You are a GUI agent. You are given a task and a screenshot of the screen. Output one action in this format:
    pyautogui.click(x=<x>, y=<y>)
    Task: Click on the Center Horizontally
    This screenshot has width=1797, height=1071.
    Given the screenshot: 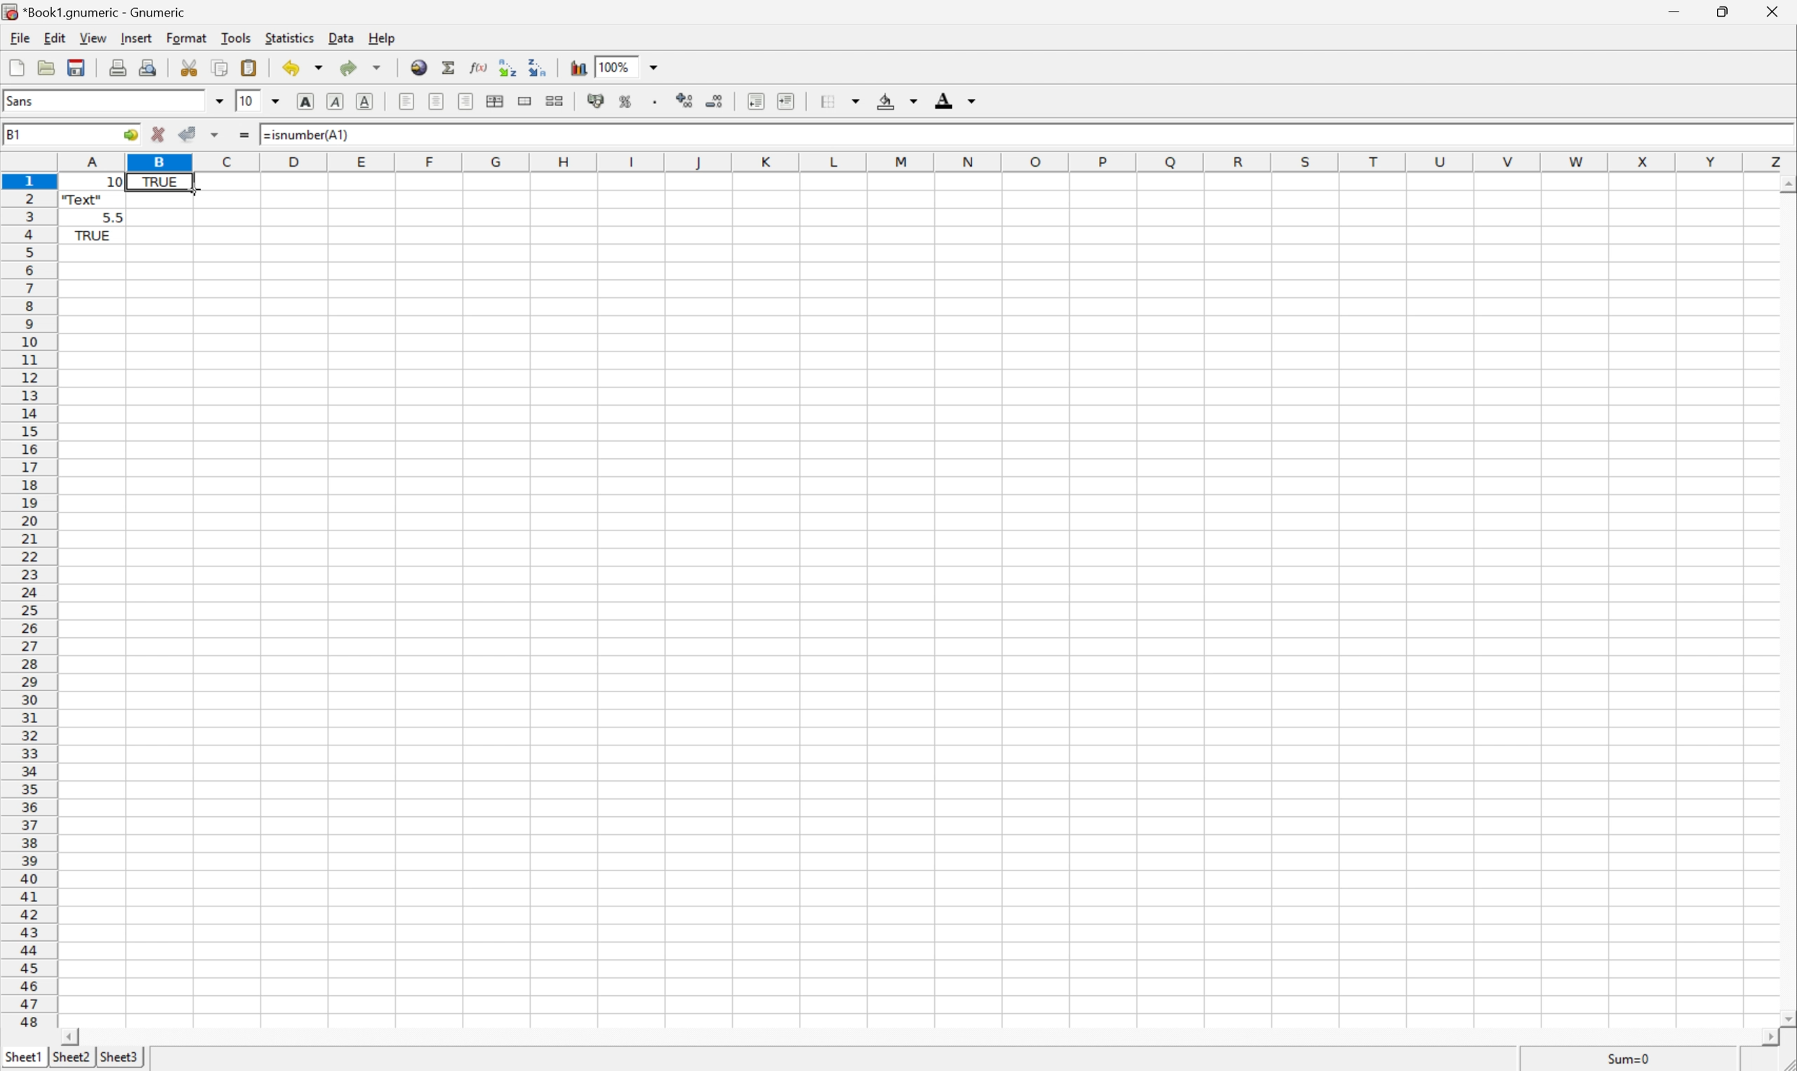 What is the action you would take?
    pyautogui.click(x=437, y=102)
    